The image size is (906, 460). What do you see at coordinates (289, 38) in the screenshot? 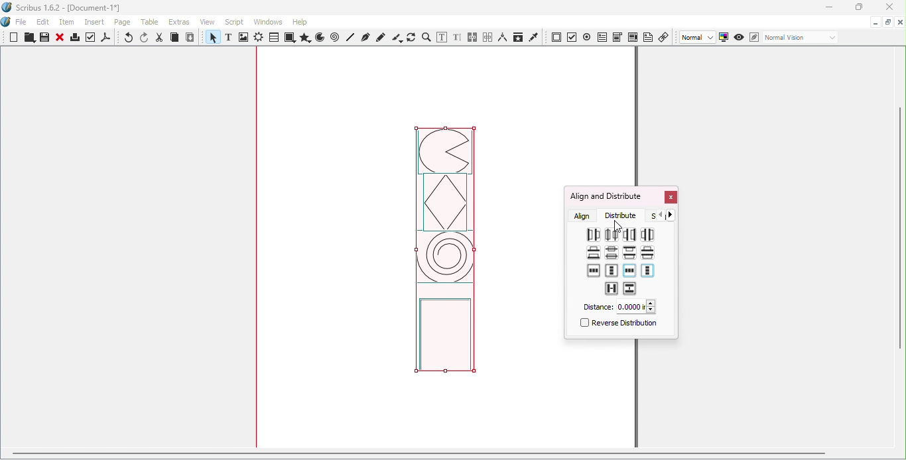
I see `Shapes` at bounding box center [289, 38].